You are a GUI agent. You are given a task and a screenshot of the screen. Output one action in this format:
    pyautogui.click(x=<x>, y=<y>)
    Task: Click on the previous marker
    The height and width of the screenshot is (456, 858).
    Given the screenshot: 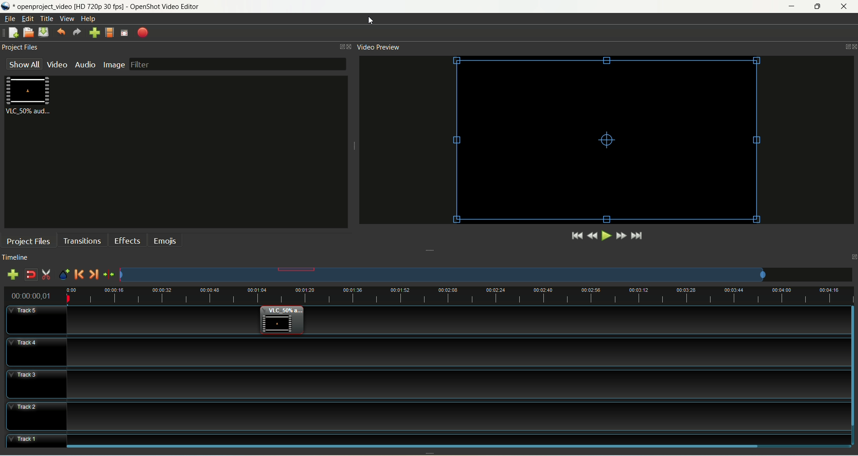 What is the action you would take?
    pyautogui.click(x=80, y=275)
    